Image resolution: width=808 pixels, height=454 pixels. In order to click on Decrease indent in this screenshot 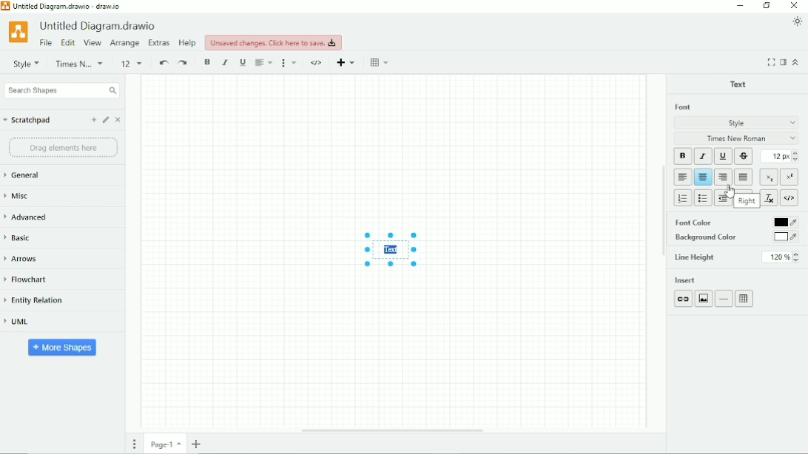, I will do `click(724, 198)`.